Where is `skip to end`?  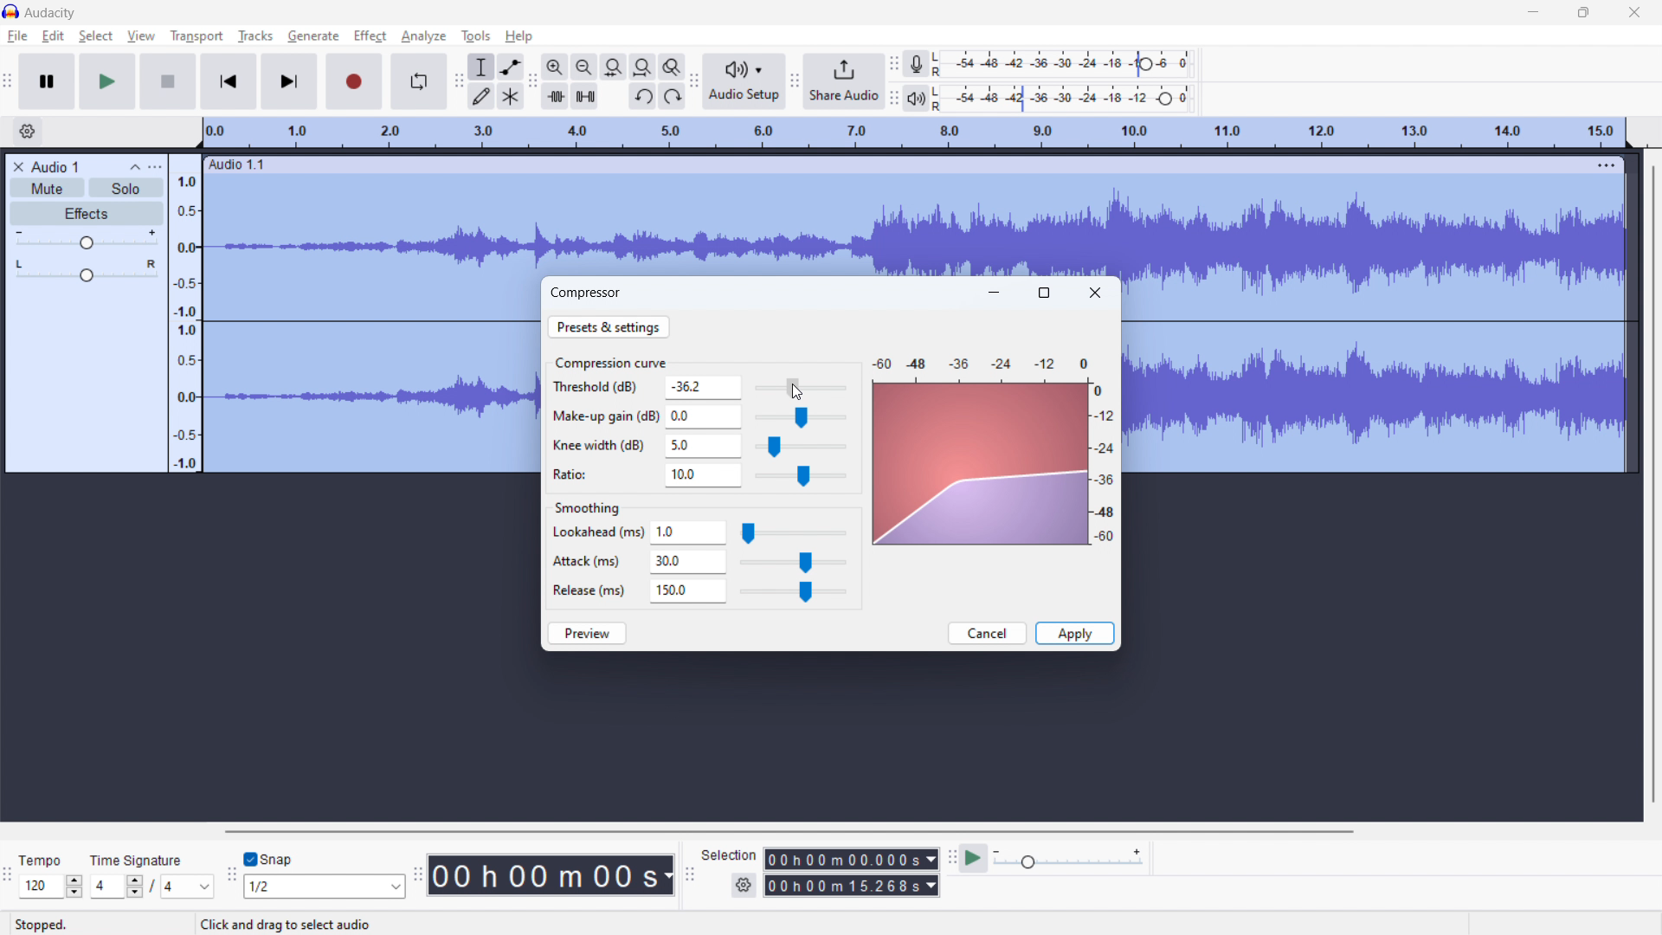 skip to end is located at coordinates (291, 82).